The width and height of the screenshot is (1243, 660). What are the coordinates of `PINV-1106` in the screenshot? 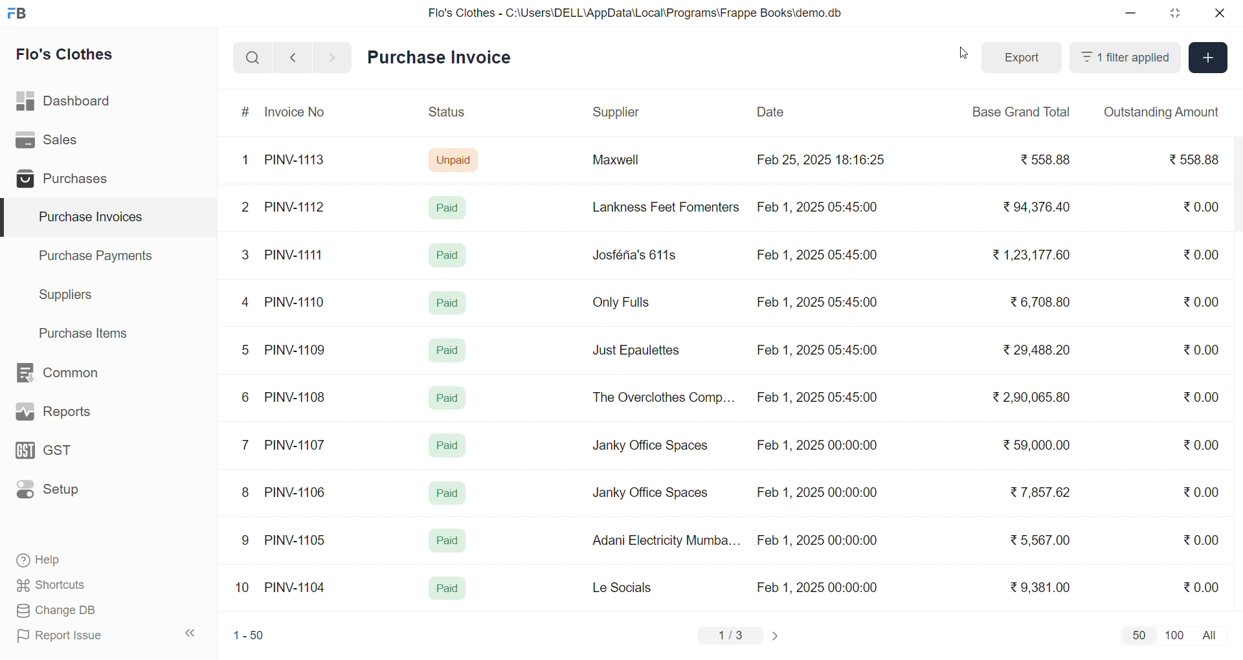 It's located at (300, 492).